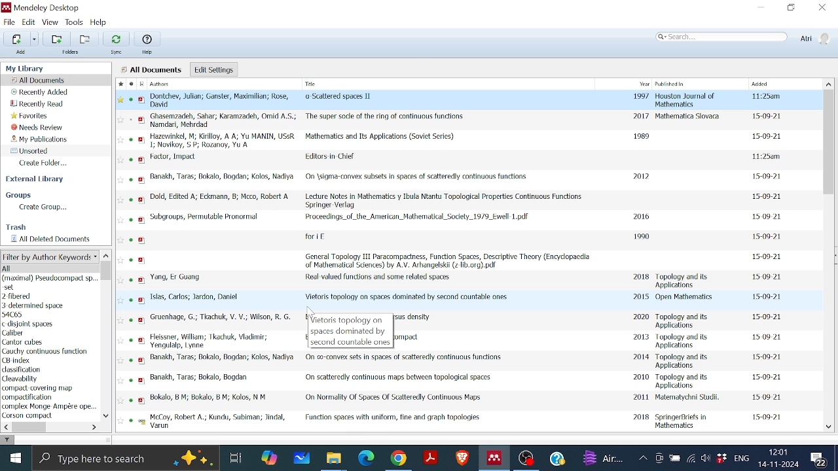 The image size is (838, 471). Describe the element at coordinates (122, 200) in the screenshot. I see `Favourite` at that location.